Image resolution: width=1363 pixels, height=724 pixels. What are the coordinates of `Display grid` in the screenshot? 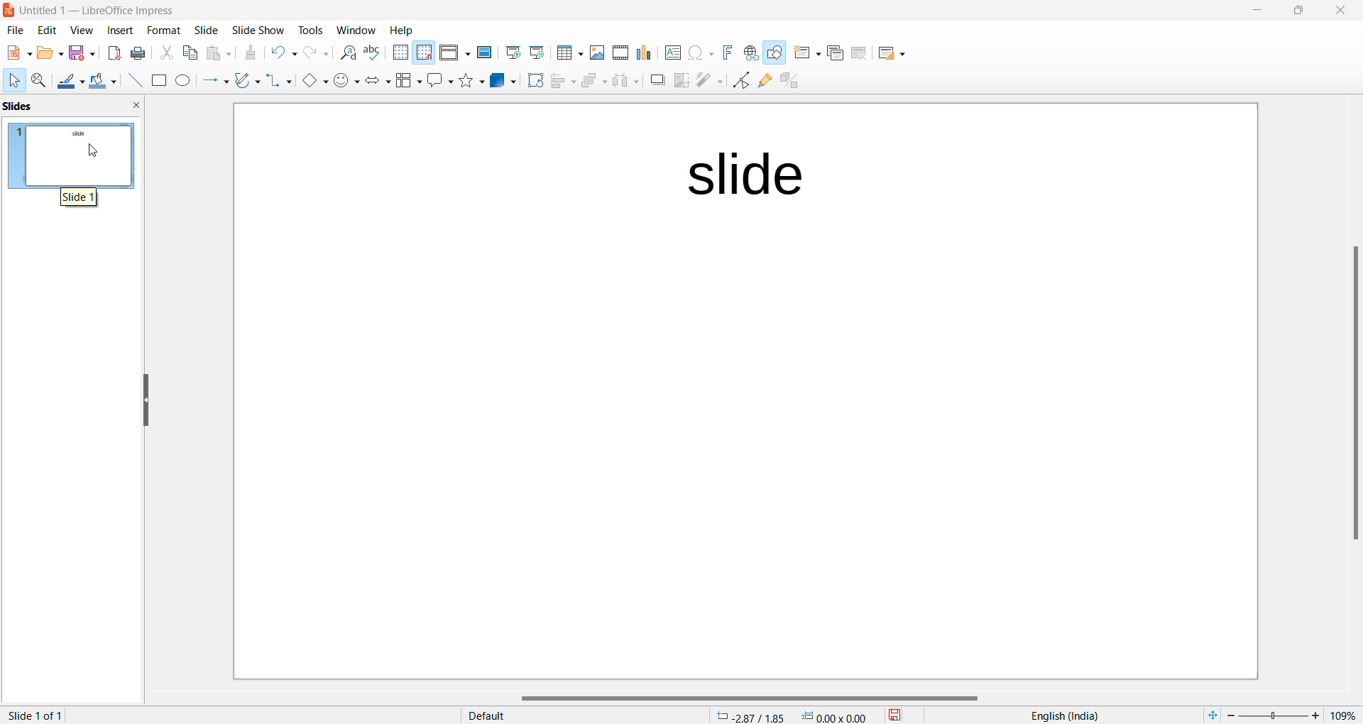 It's located at (400, 53).